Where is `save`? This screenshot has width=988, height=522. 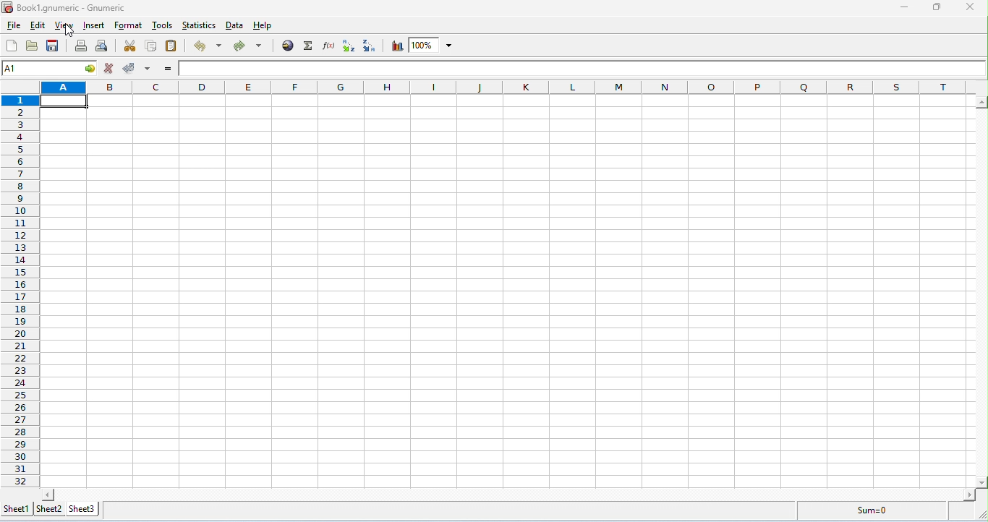 save is located at coordinates (53, 46).